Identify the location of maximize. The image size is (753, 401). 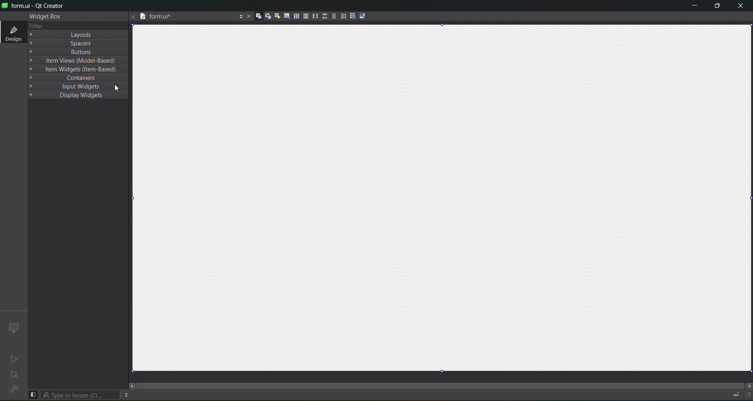
(719, 8).